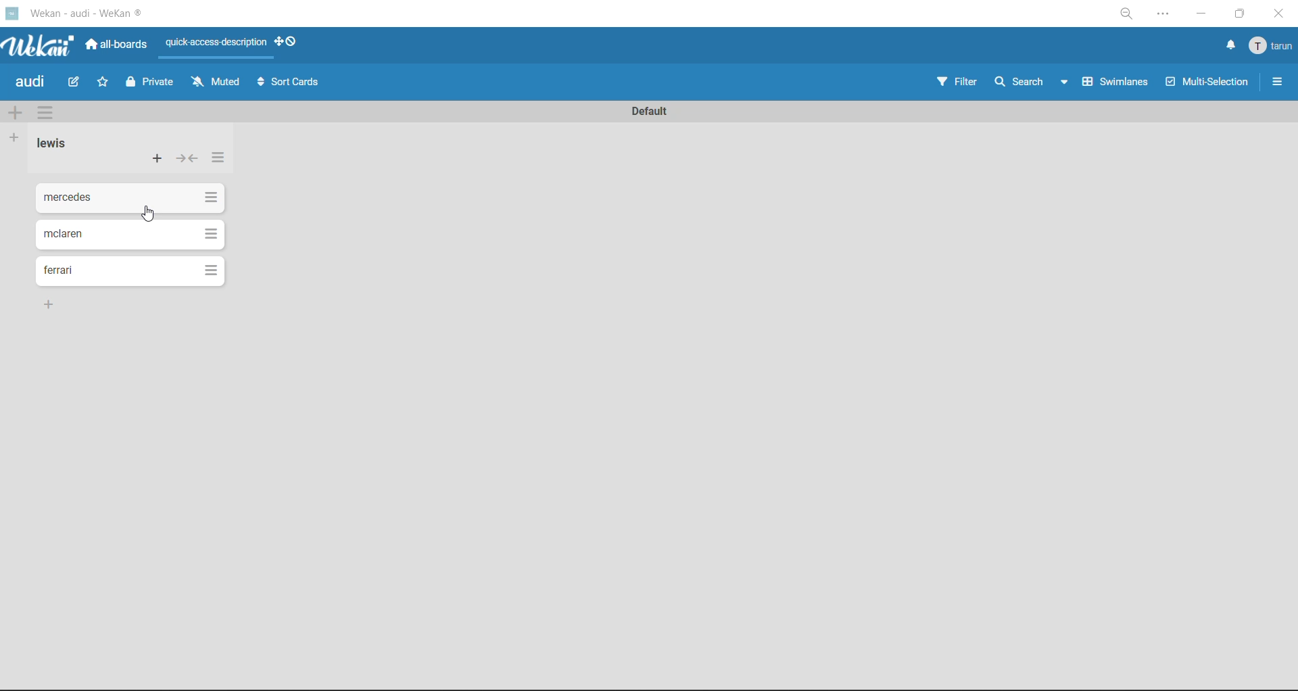 This screenshot has height=691, width=1298. I want to click on cards, so click(133, 195).